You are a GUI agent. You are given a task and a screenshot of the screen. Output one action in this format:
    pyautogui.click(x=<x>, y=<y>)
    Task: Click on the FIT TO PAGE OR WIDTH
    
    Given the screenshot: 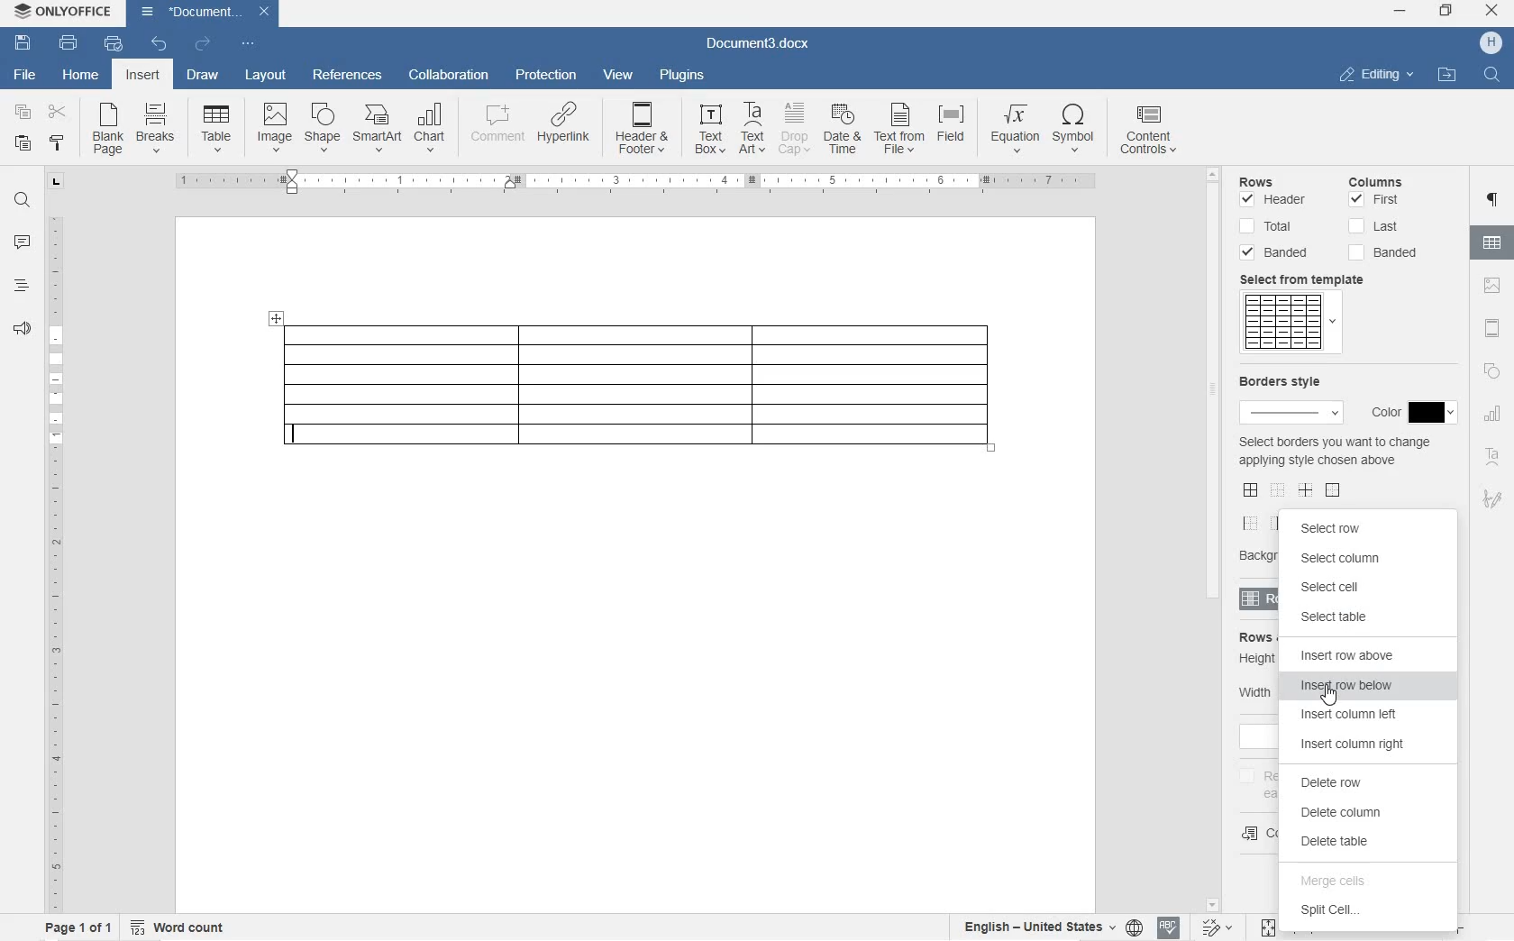 What is the action you would take?
    pyautogui.click(x=1265, y=929)
    